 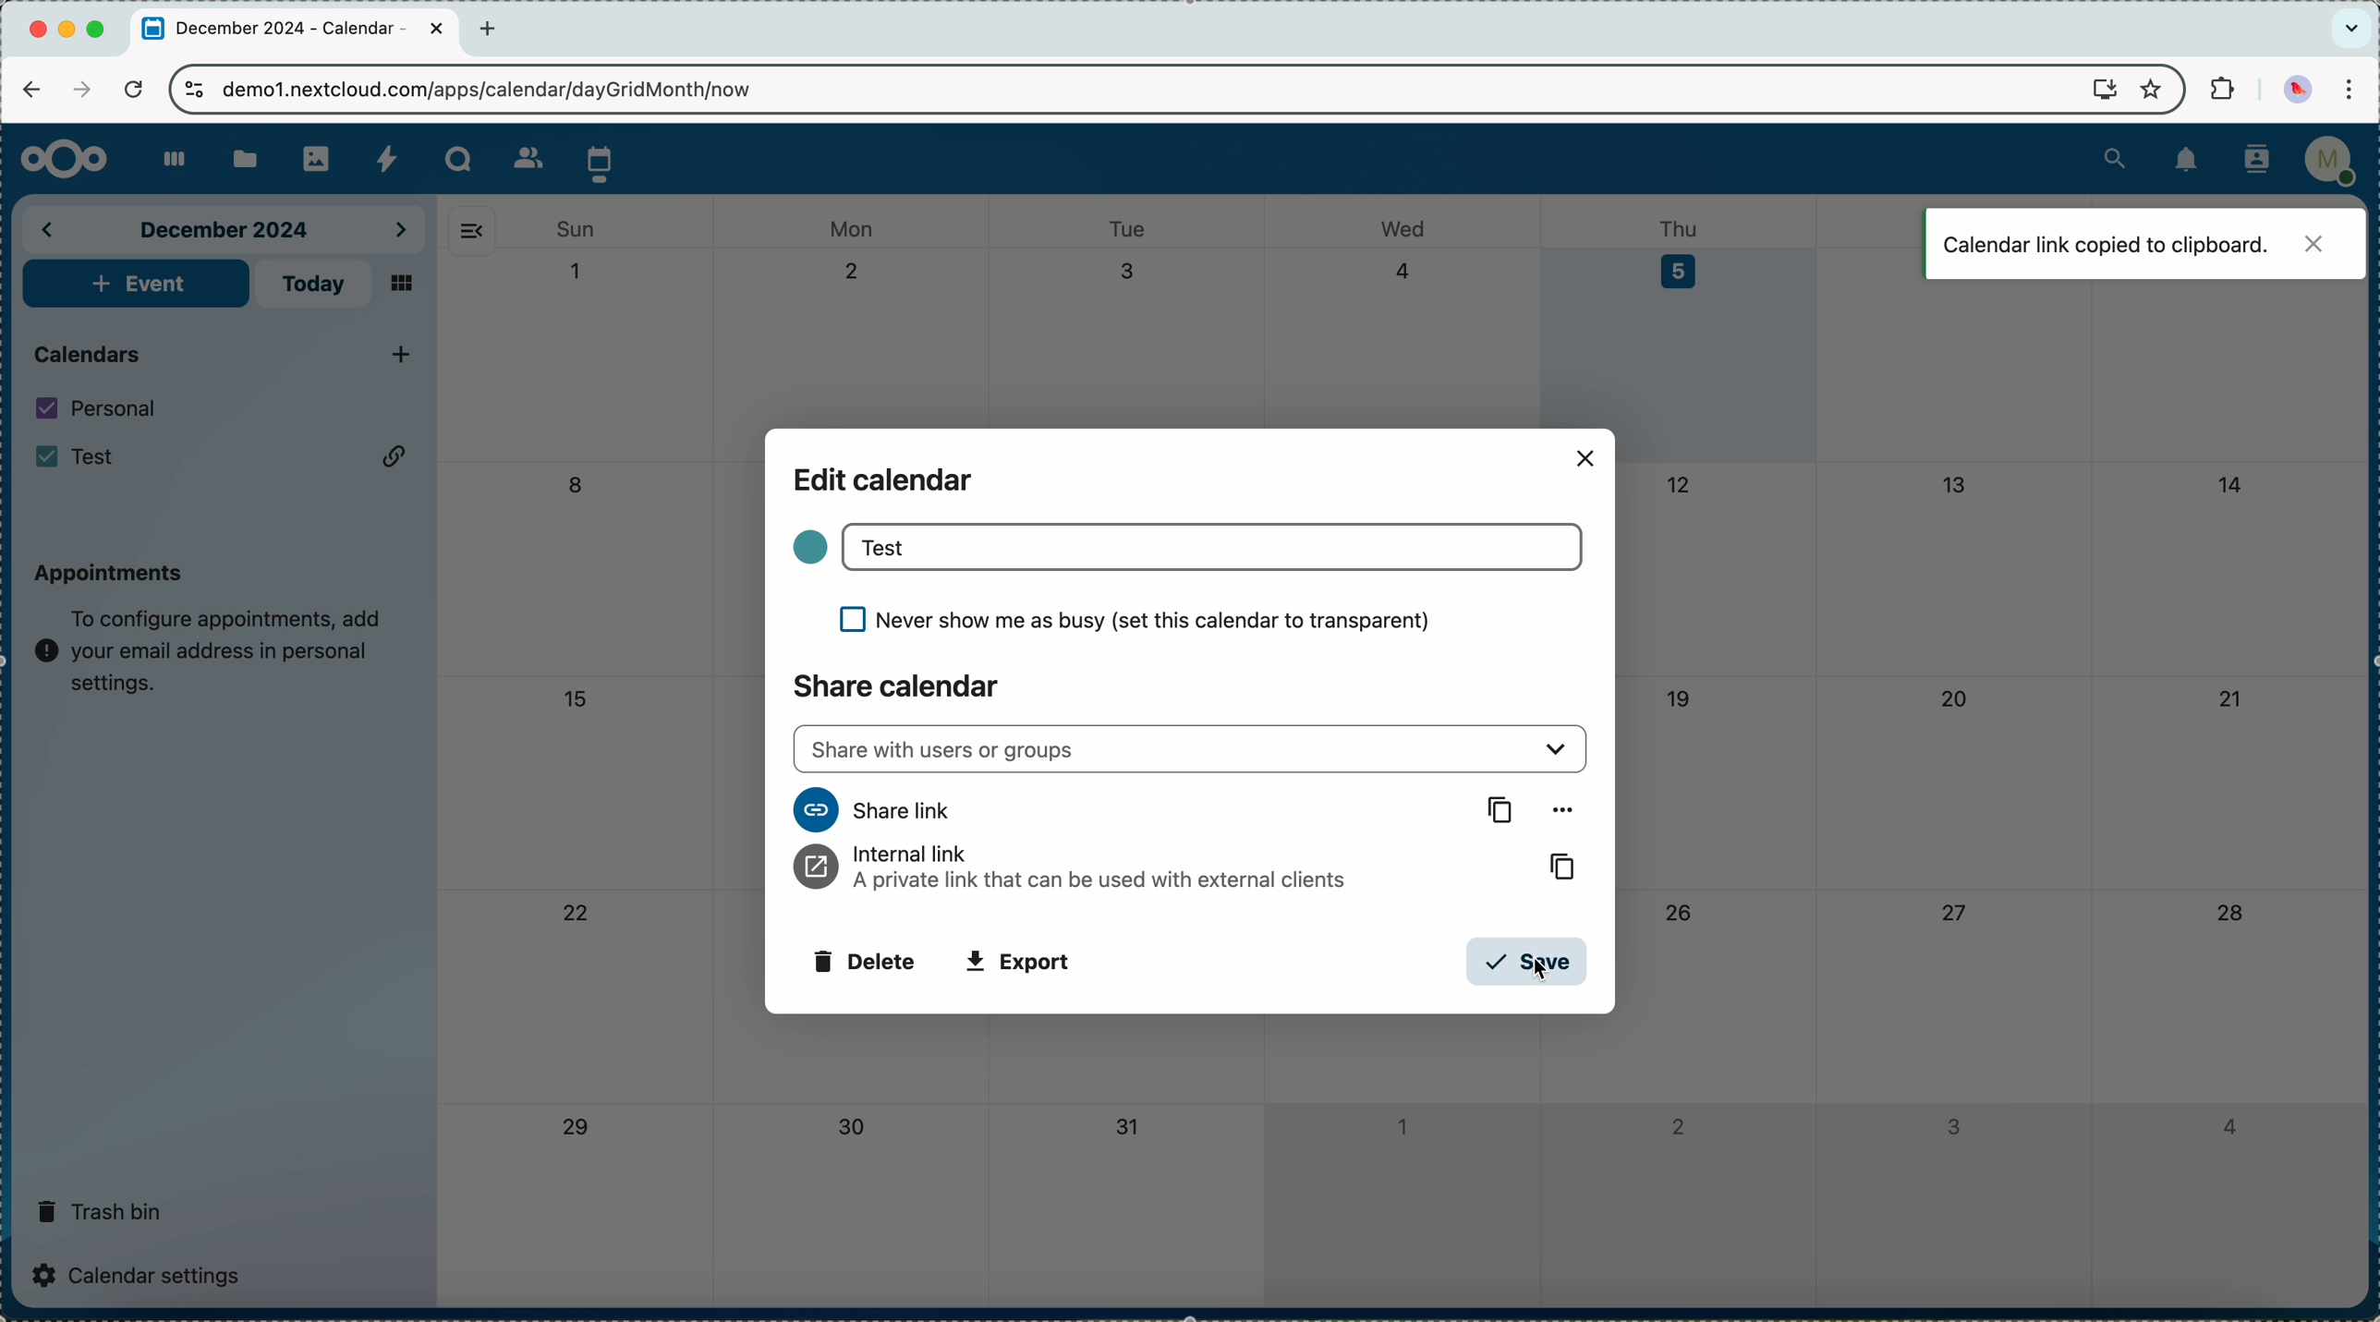 I want to click on 30, so click(x=858, y=1130).